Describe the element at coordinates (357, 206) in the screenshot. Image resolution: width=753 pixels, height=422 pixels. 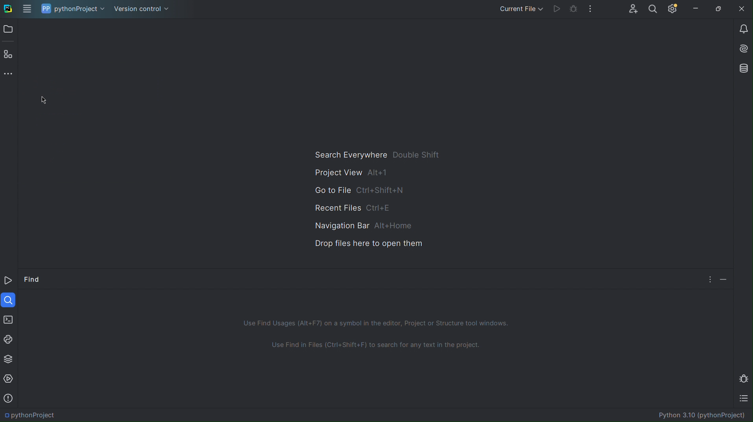
I see `Recent Files` at that location.